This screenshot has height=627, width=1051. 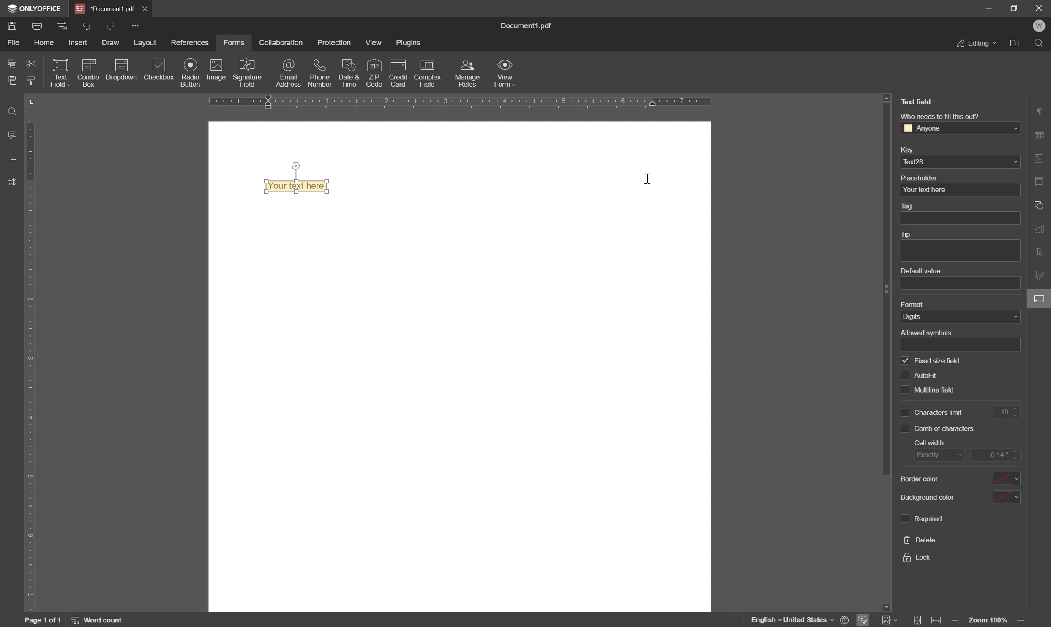 I want to click on fit to width, so click(x=938, y=620).